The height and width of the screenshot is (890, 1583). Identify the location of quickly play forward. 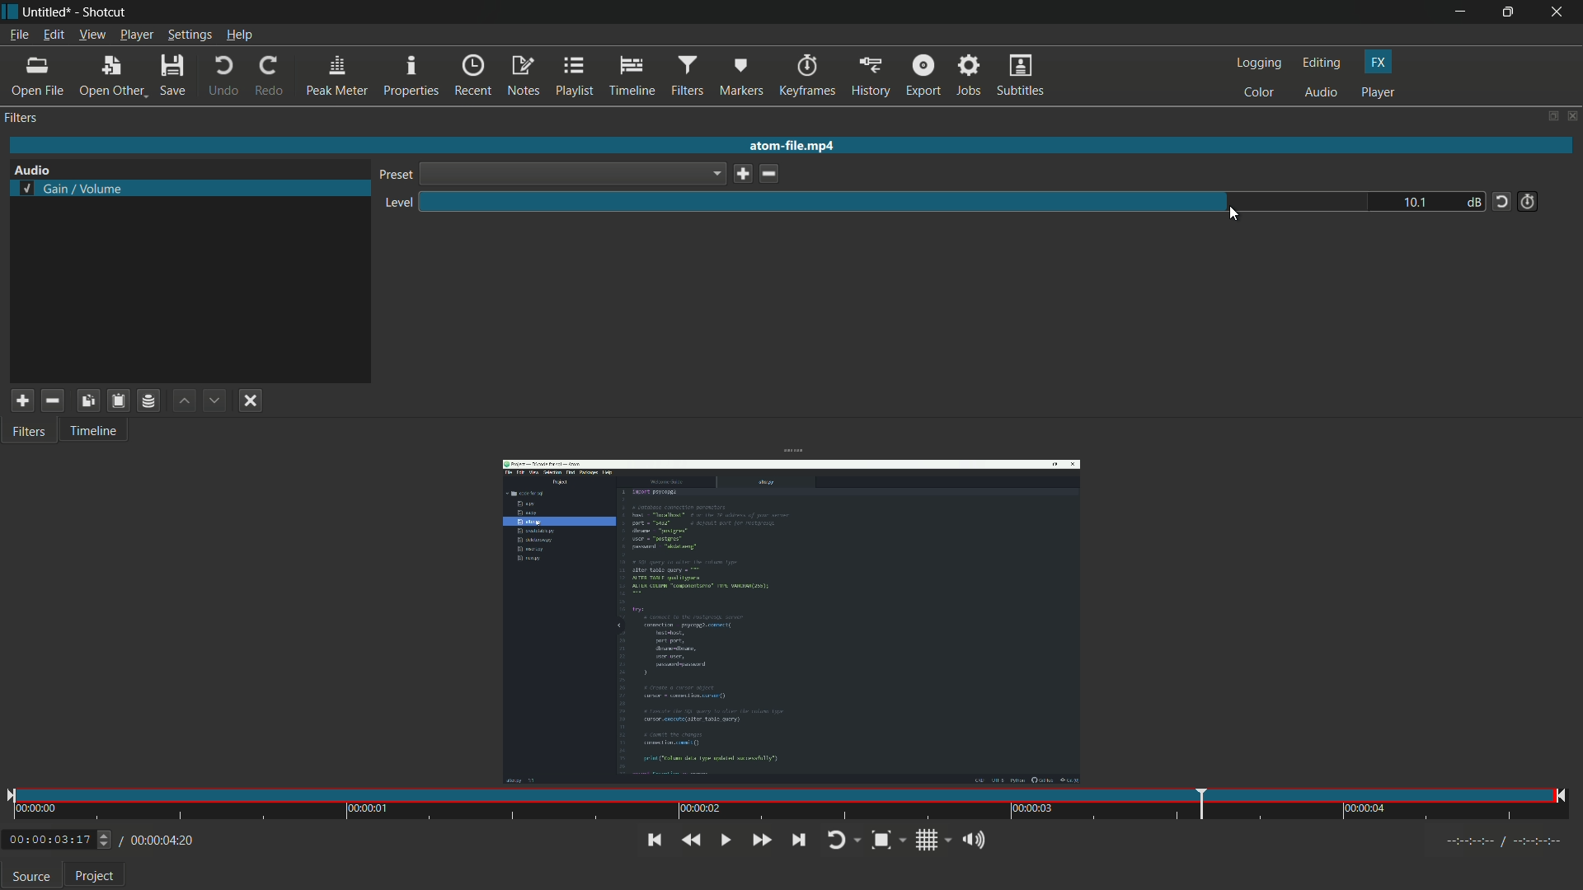
(763, 840).